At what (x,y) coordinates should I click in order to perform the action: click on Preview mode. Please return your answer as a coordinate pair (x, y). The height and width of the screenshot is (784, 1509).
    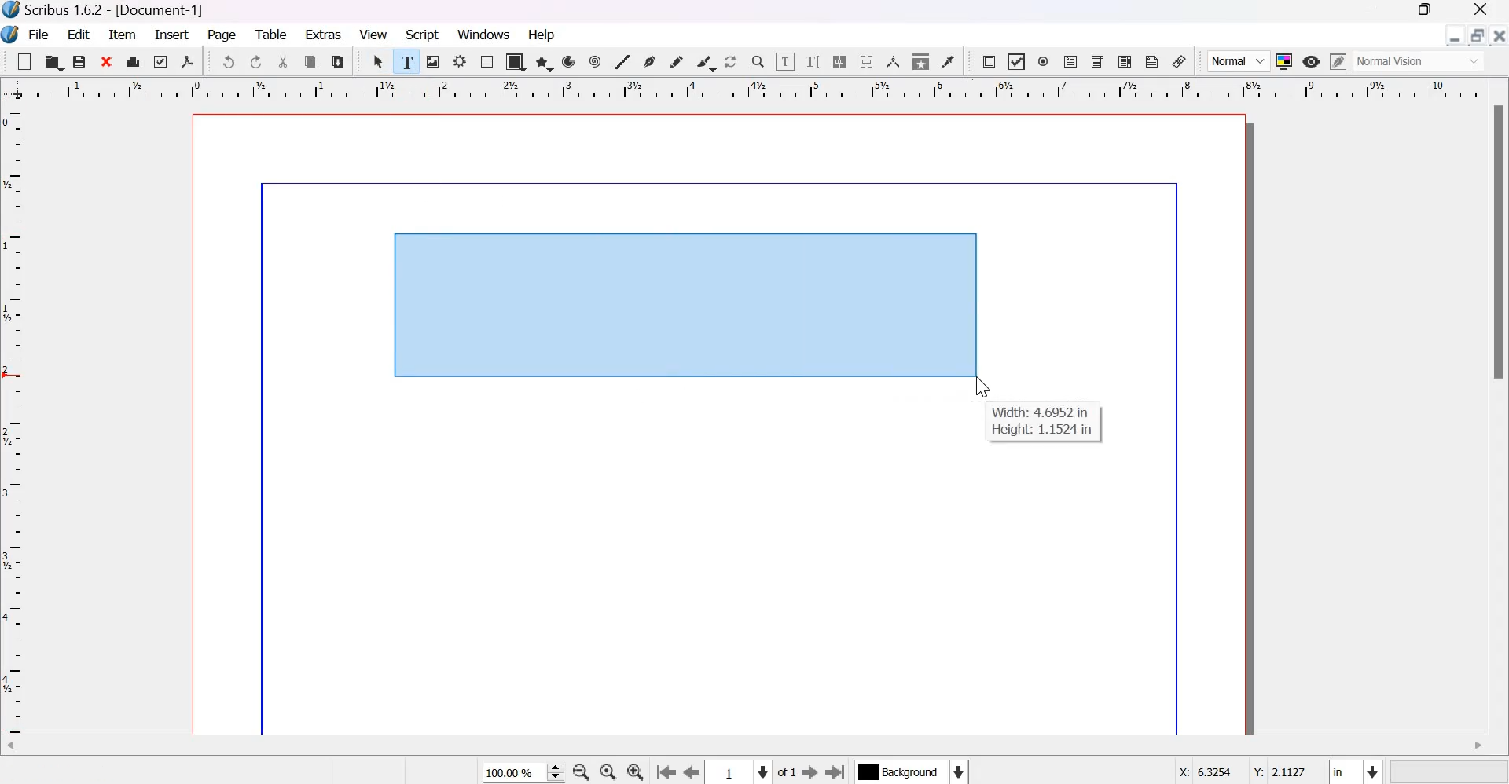
    Looking at the image, I should click on (1311, 63).